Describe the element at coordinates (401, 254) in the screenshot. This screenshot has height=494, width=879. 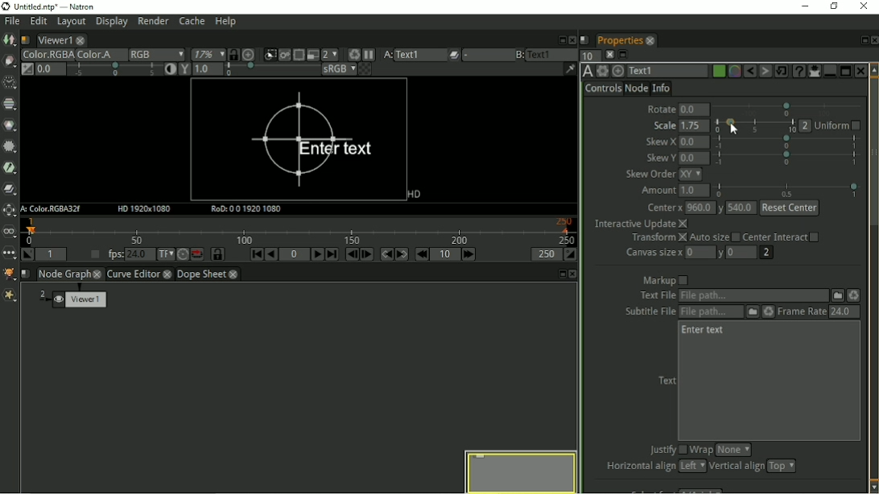
I see `Next keyframe` at that location.